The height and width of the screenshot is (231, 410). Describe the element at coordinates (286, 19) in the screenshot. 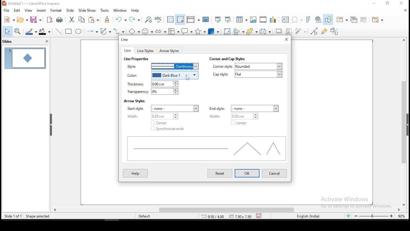

I see `text box` at that location.